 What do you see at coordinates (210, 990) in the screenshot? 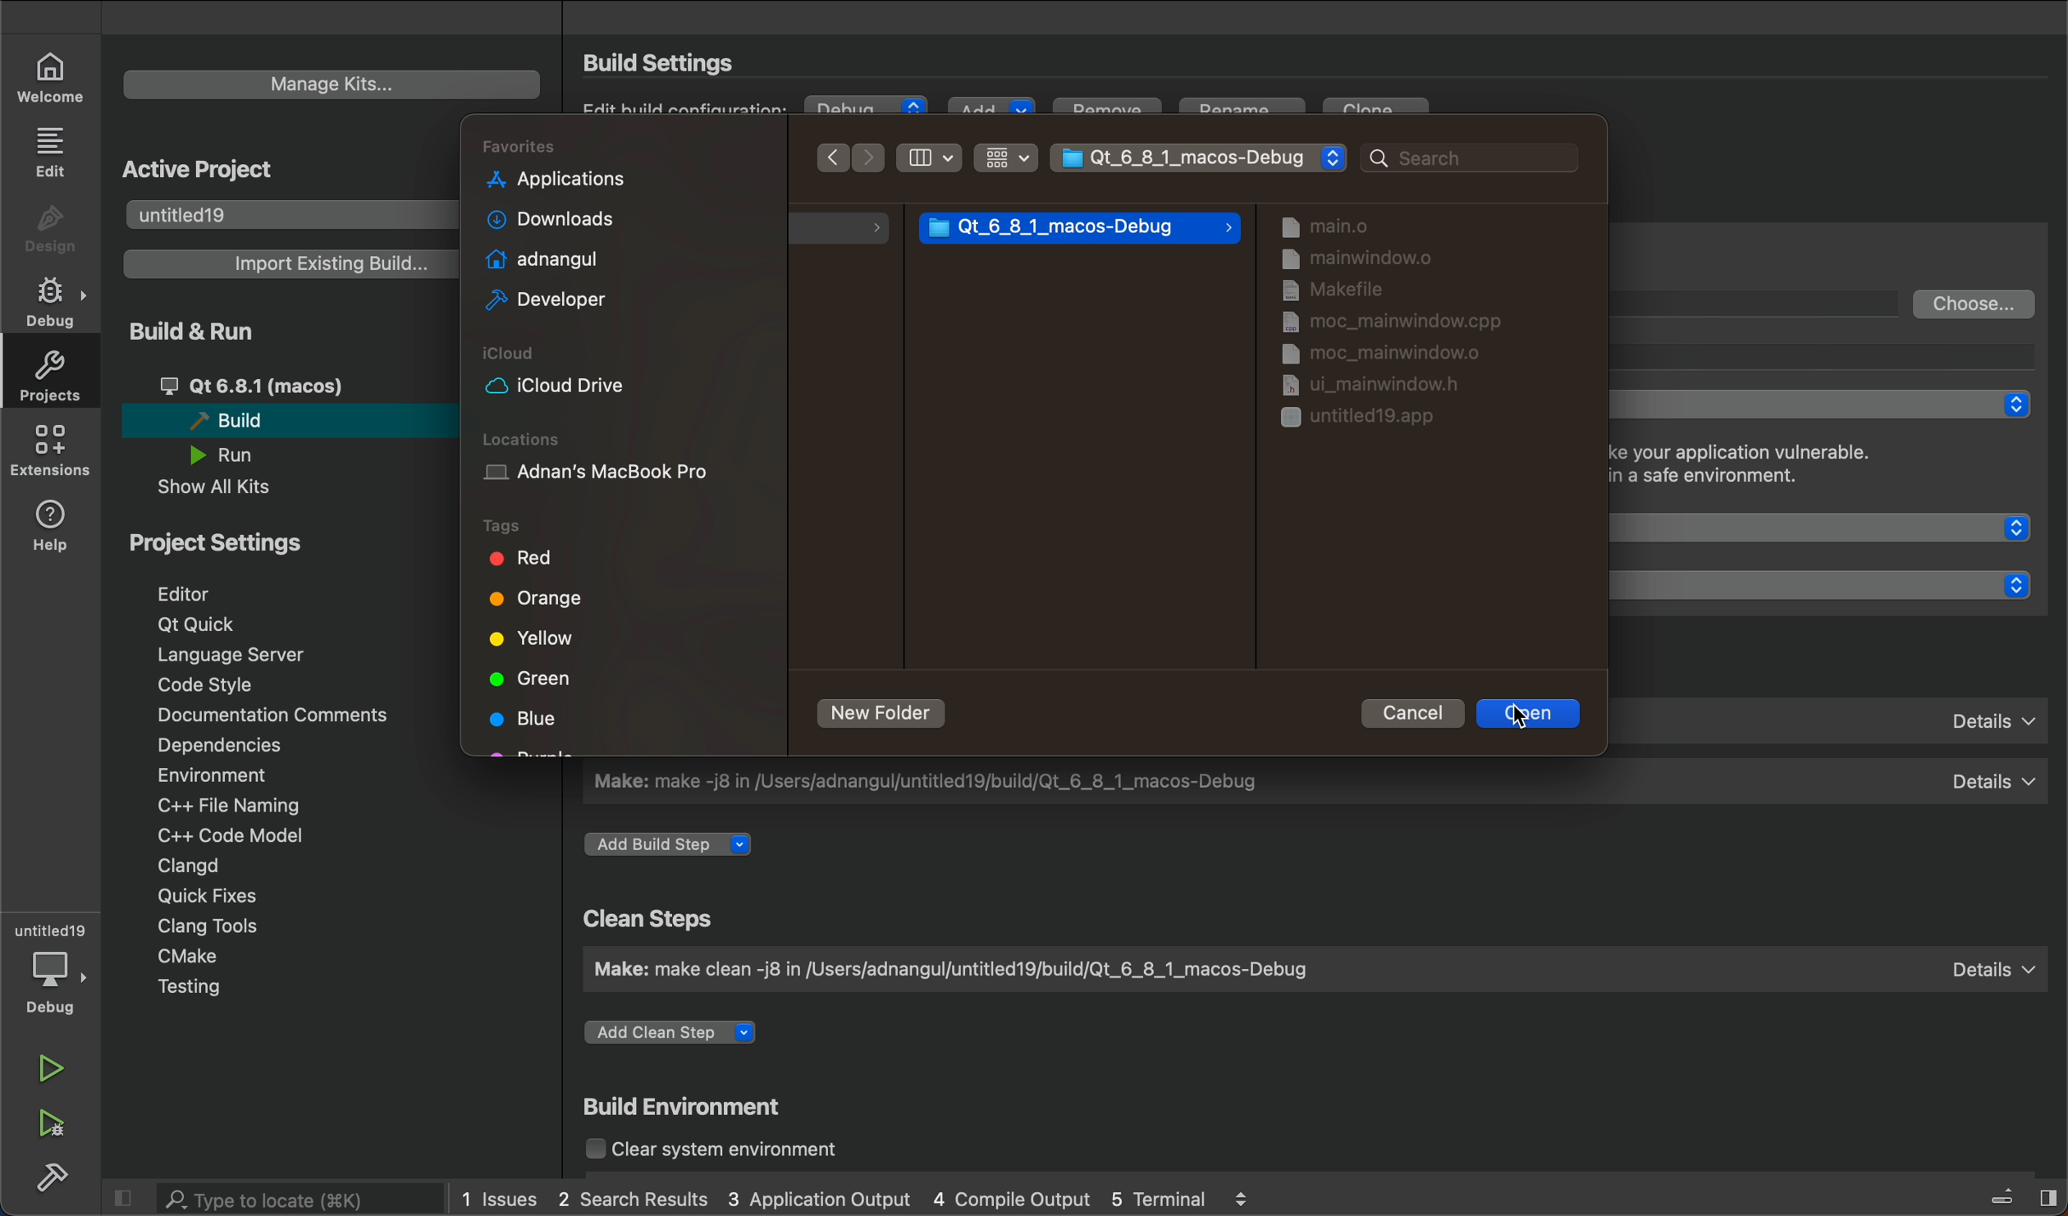
I see `testing` at bounding box center [210, 990].